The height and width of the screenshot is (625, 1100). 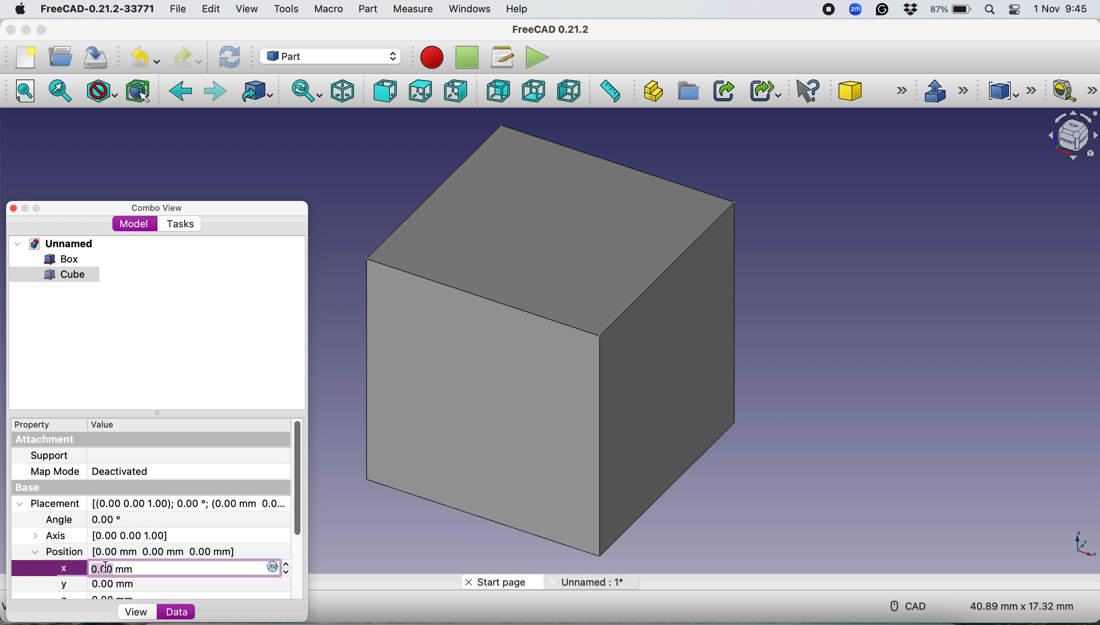 I want to click on Macro, so click(x=329, y=10).